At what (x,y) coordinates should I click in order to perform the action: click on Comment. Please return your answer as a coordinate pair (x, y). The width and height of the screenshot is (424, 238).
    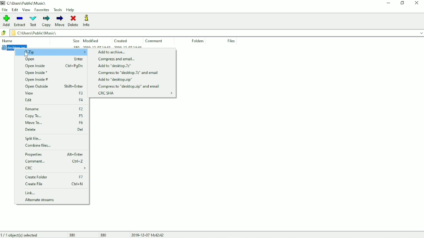
    Looking at the image, I should click on (54, 161).